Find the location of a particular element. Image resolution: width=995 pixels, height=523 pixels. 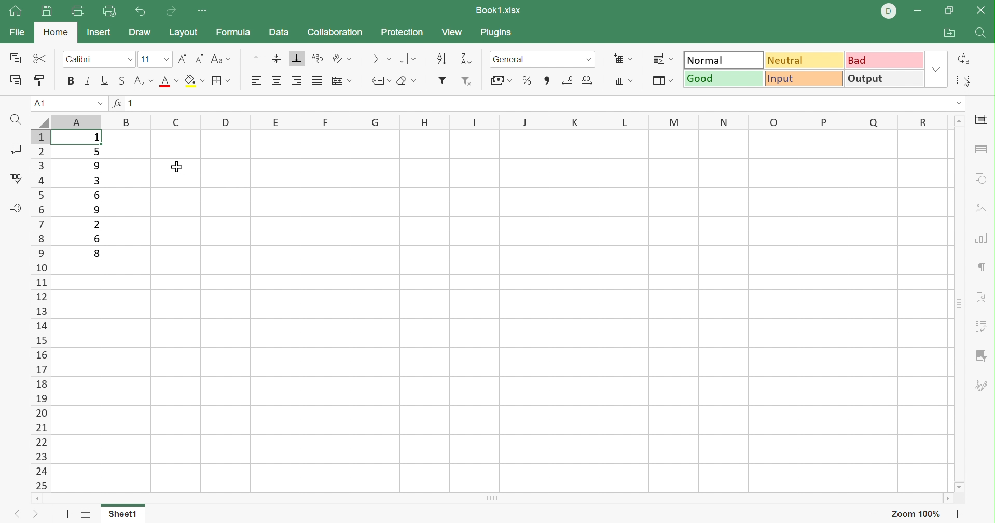

Output is located at coordinates (884, 79).